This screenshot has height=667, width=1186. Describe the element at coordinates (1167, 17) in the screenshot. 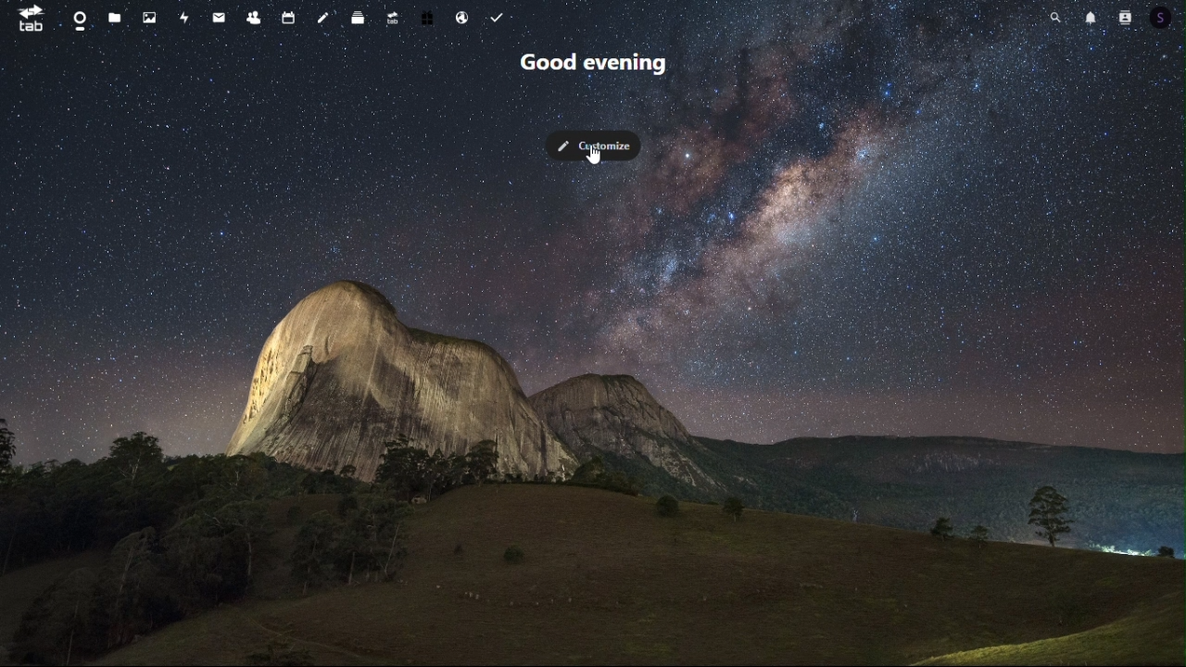

I see `Account icon` at that location.